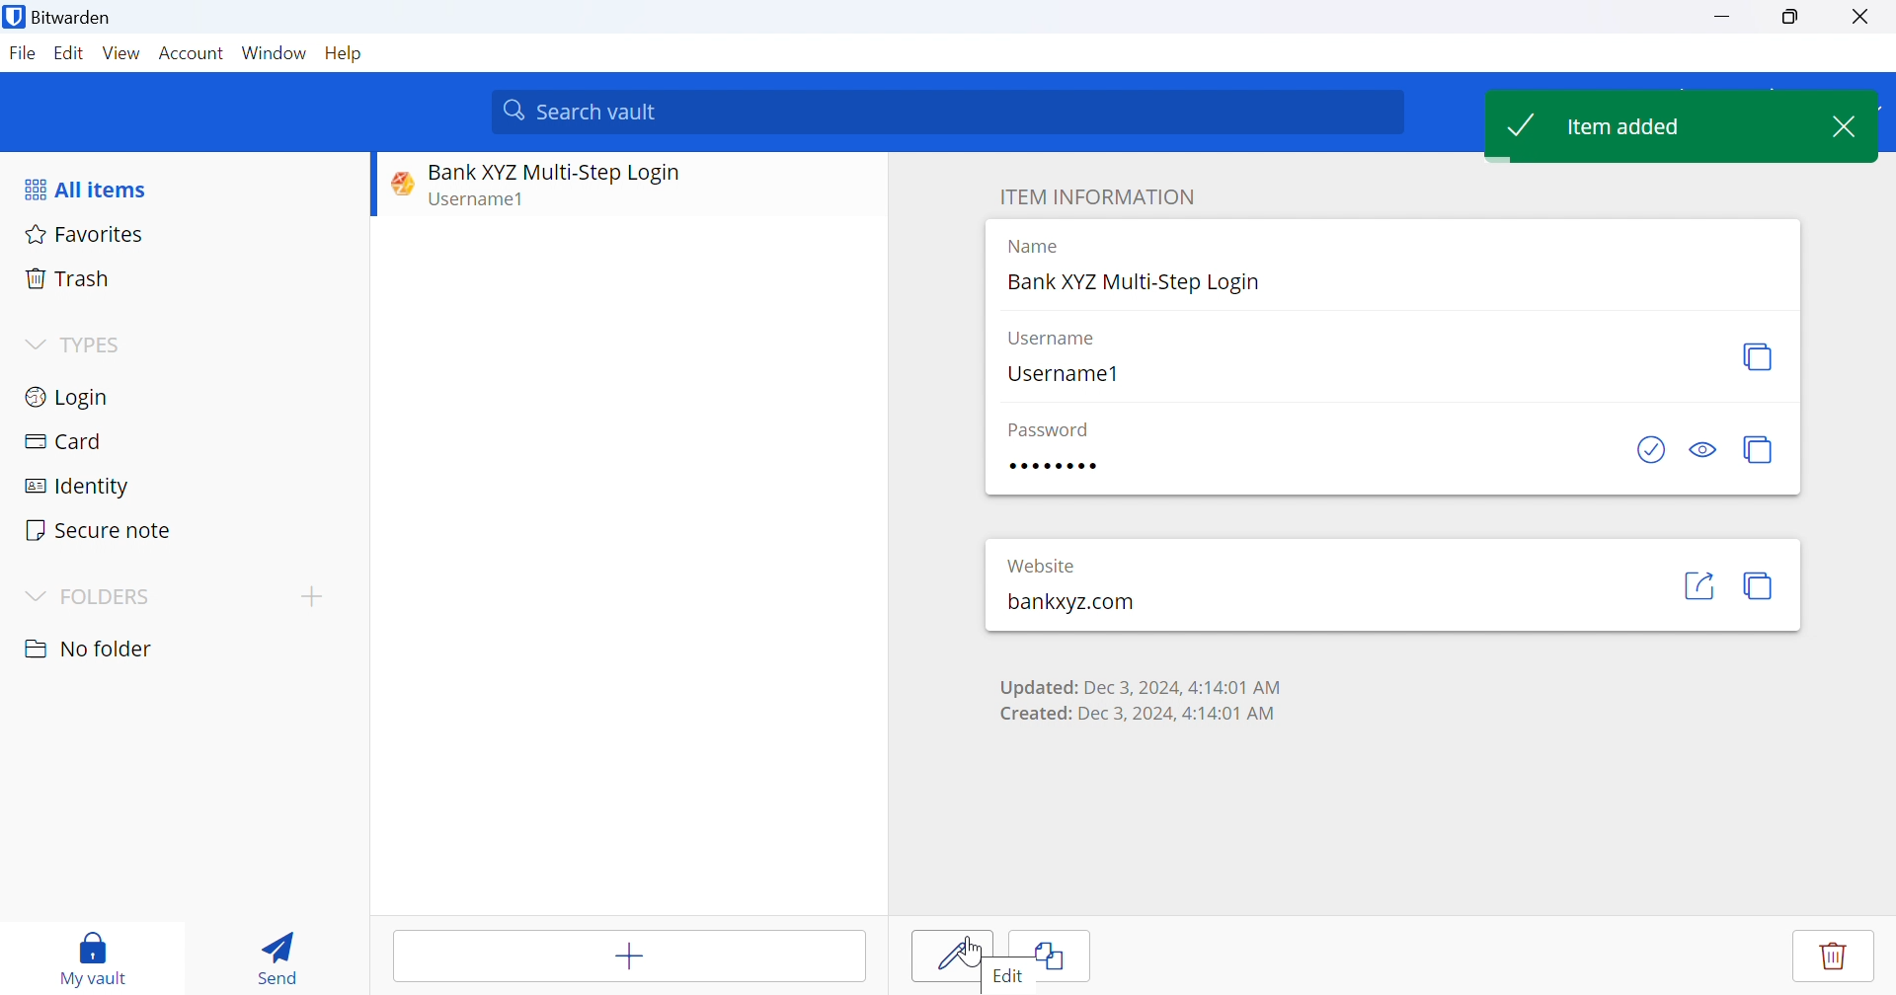  What do you see at coordinates (120, 52) in the screenshot?
I see `View` at bounding box center [120, 52].